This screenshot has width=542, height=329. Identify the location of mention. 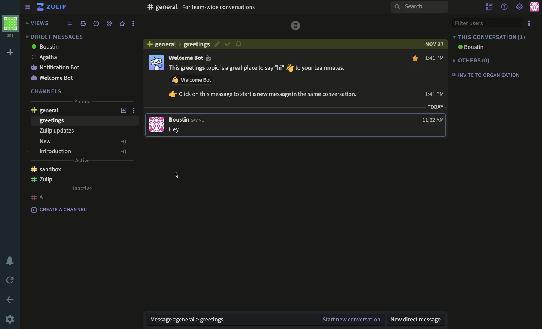
(110, 23).